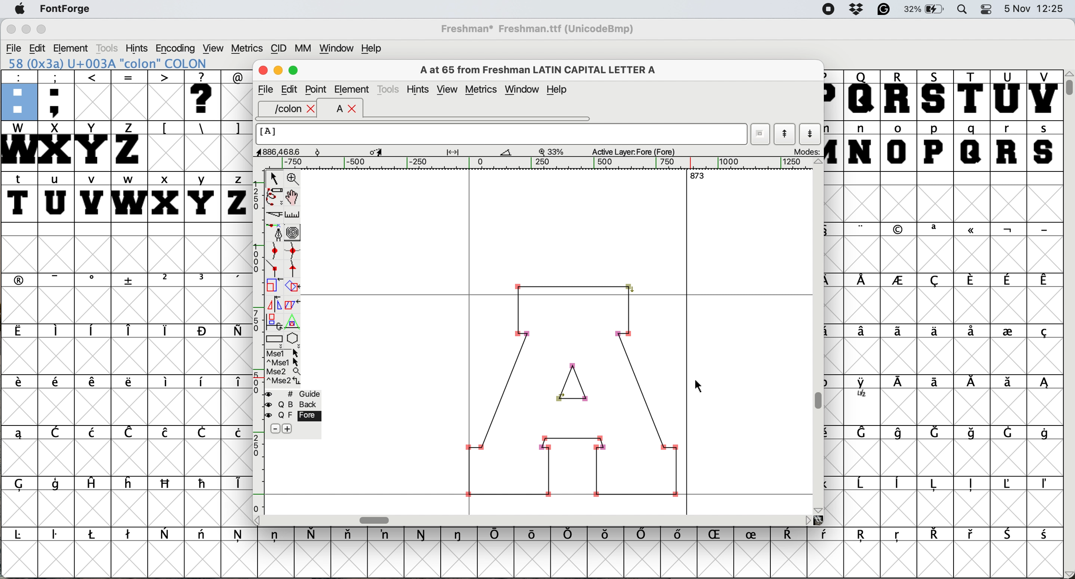 This screenshot has width=1075, height=579. I want to click on symbol, so click(1045, 433).